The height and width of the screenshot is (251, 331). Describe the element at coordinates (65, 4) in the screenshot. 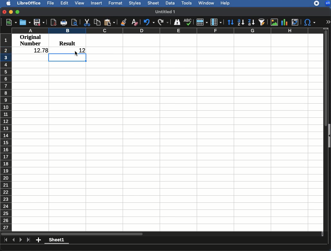

I see `Edit` at that location.